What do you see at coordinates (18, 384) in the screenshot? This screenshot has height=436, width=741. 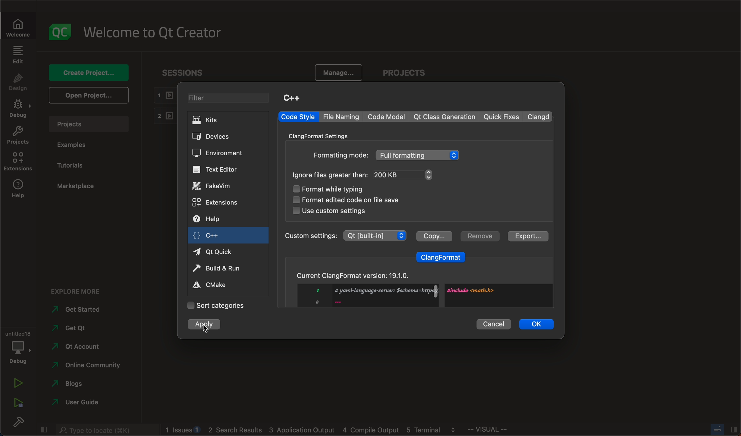 I see `run` at bounding box center [18, 384].